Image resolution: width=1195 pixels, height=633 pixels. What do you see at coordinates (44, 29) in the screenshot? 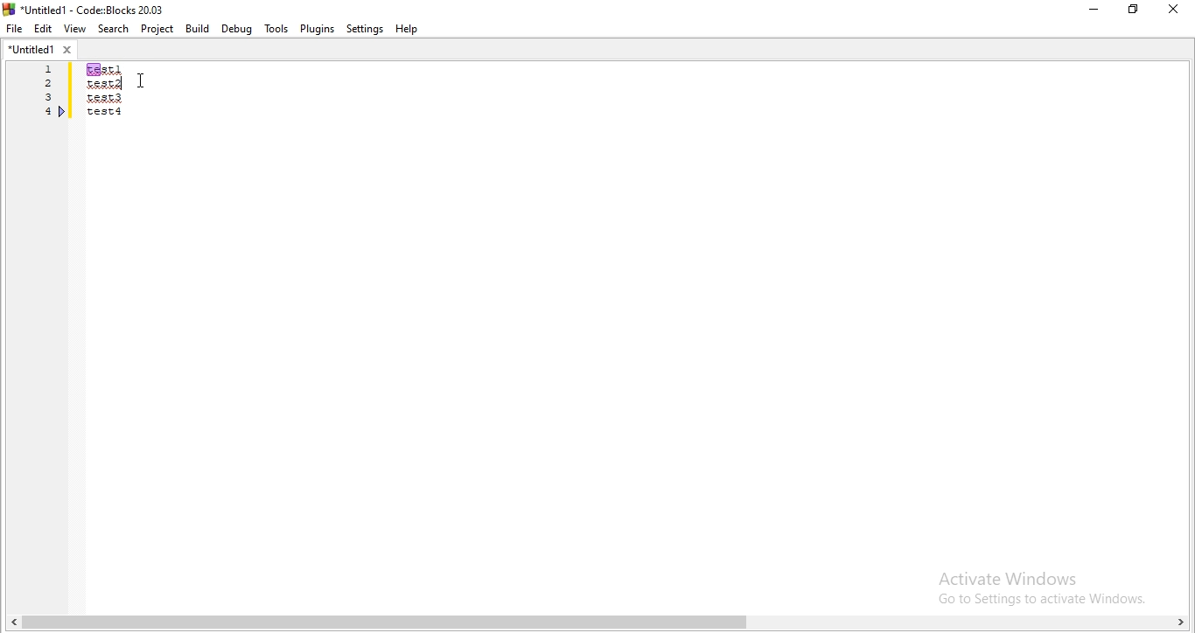
I see `Edit ` at bounding box center [44, 29].